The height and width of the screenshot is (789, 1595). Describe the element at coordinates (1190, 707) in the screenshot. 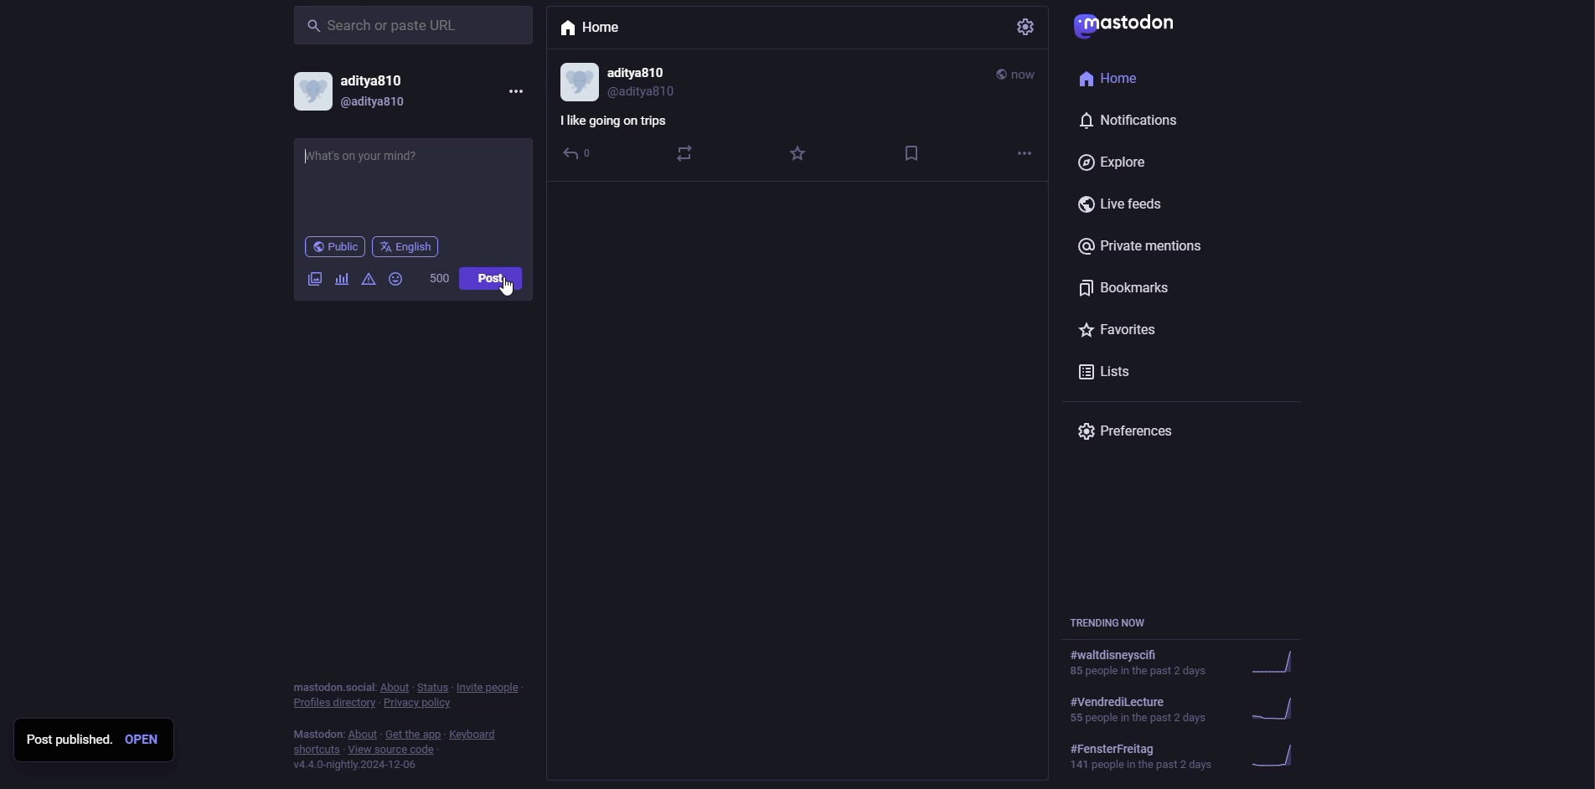

I see `trending now` at that location.